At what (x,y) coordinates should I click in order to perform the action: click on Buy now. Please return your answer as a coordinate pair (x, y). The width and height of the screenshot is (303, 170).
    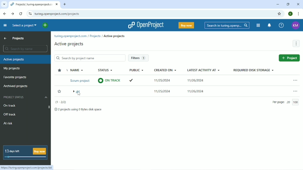
    Looking at the image, I should click on (186, 25).